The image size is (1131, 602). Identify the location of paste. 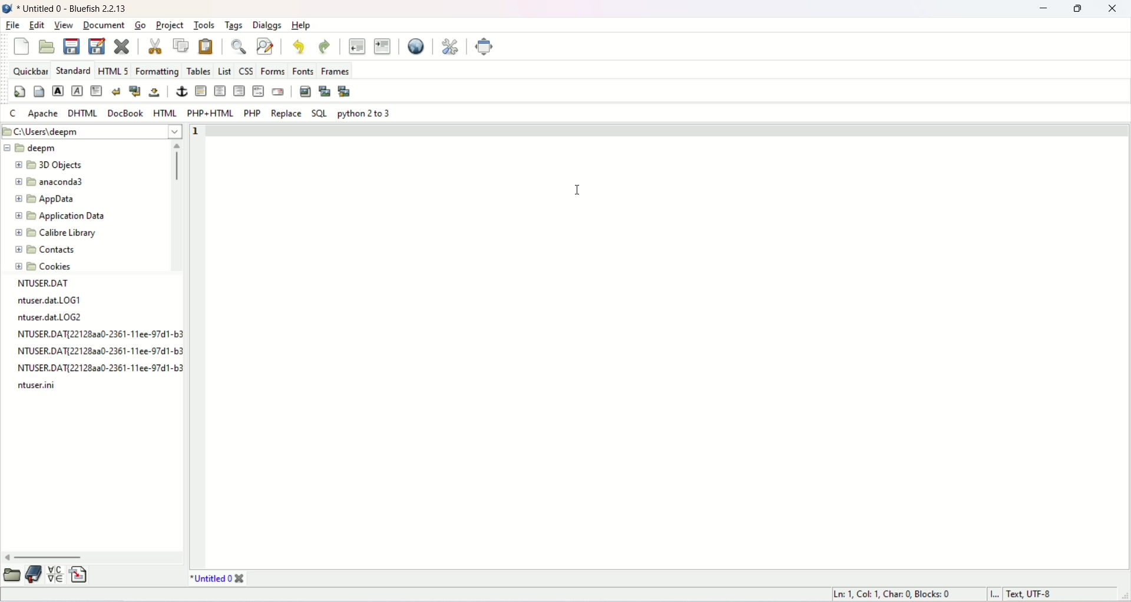
(206, 48).